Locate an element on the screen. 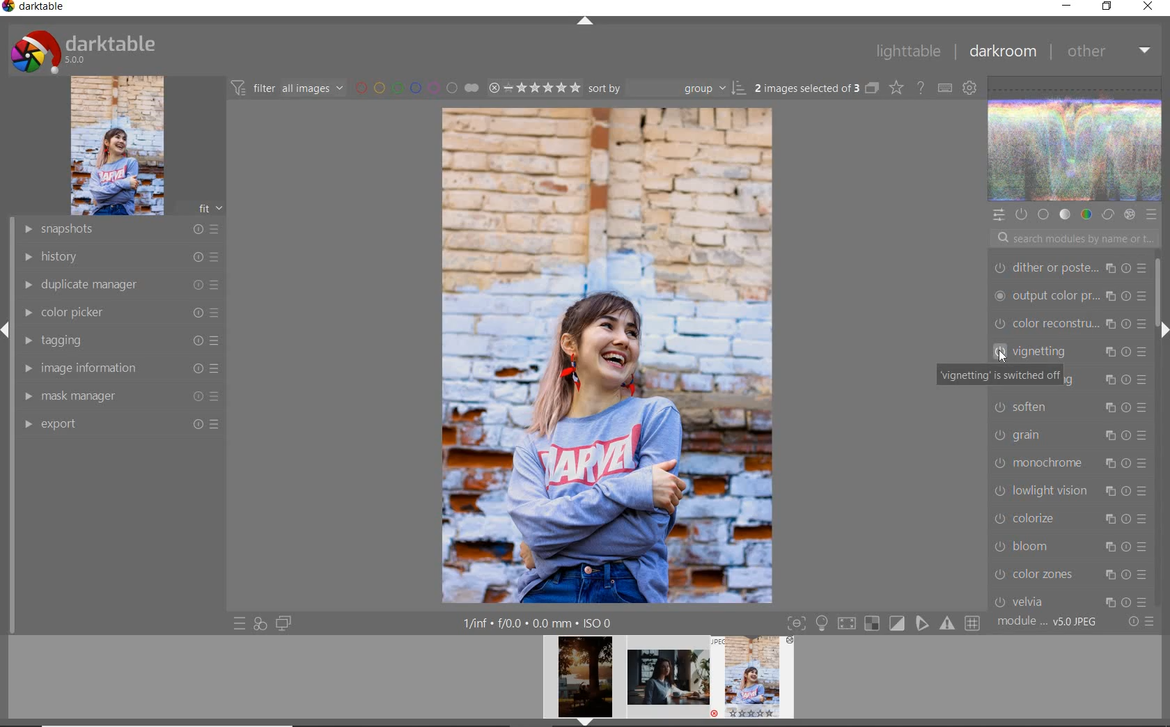 The width and height of the screenshot is (1170, 727). preset is located at coordinates (1152, 214).